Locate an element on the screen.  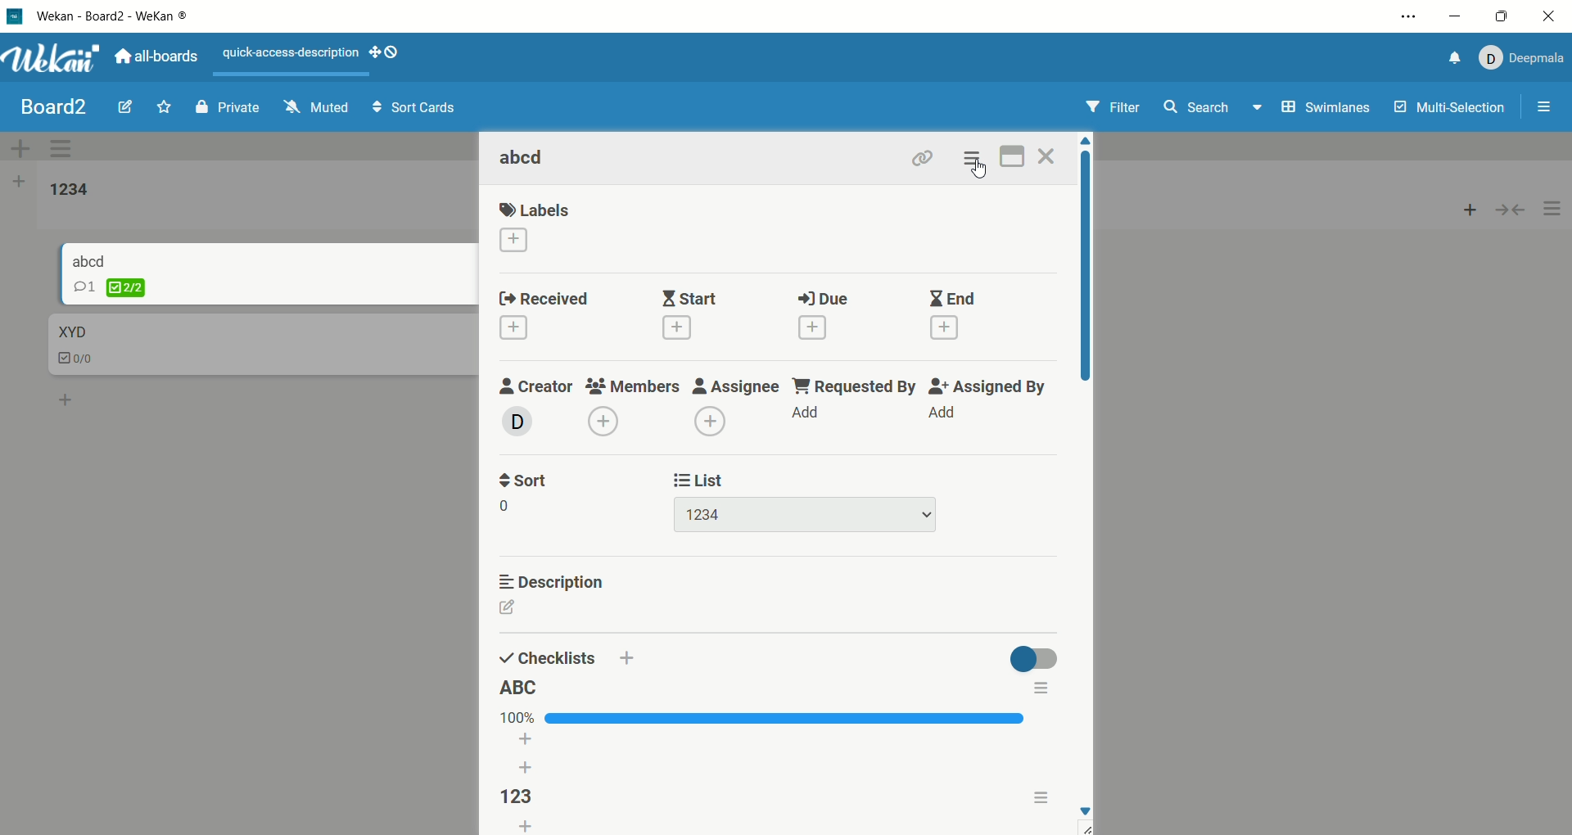
private is located at coordinates (220, 107).